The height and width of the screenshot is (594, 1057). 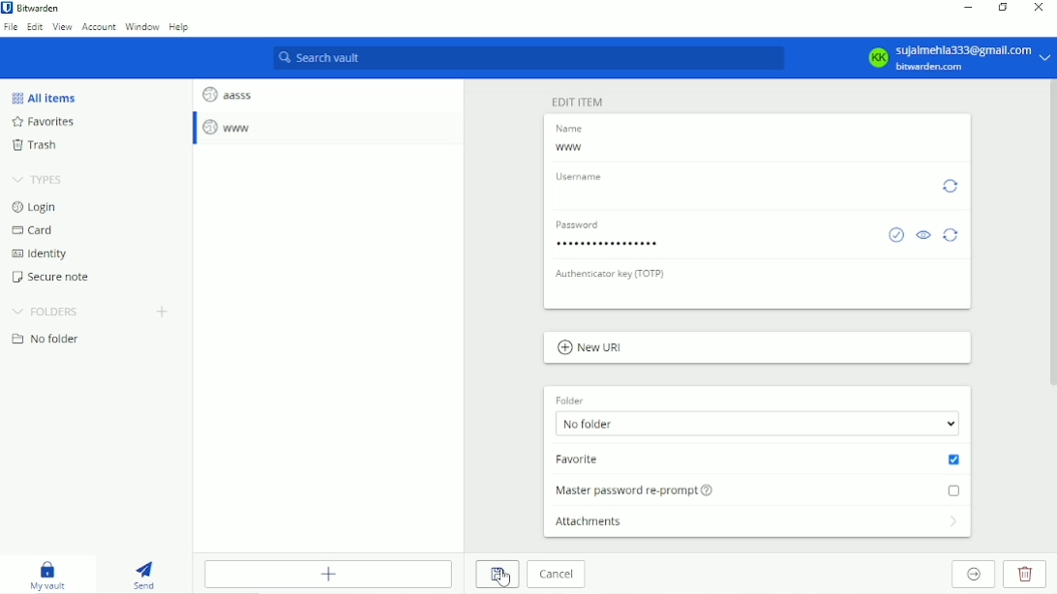 What do you see at coordinates (226, 92) in the screenshot?
I see `aasss` at bounding box center [226, 92].